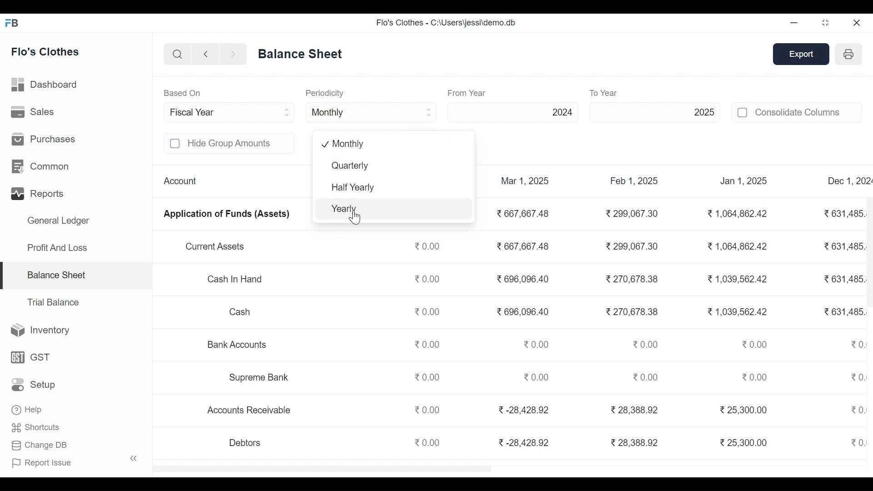  Describe the element at coordinates (228, 215) in the screenshot. I see `Application of Funds (Assets)` at that location.